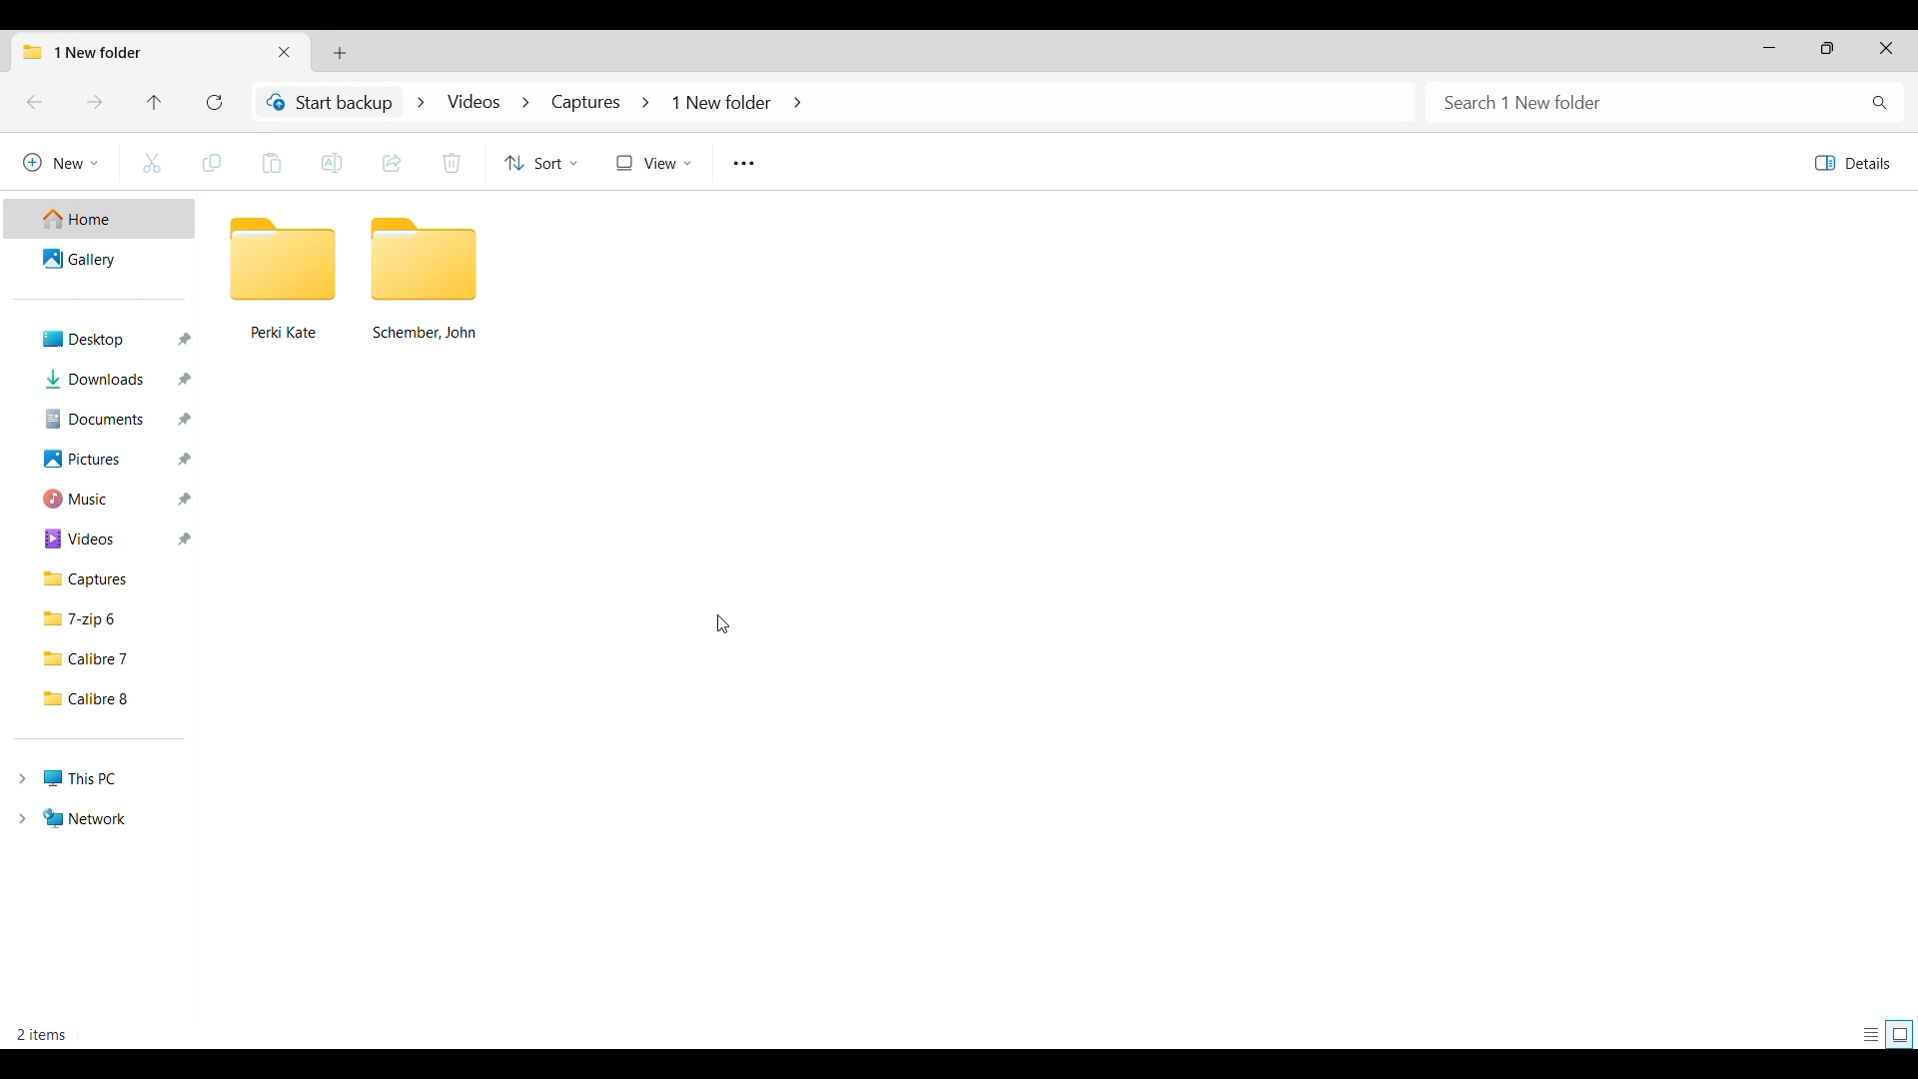  I want to click on Go forward, so click(94, 101).